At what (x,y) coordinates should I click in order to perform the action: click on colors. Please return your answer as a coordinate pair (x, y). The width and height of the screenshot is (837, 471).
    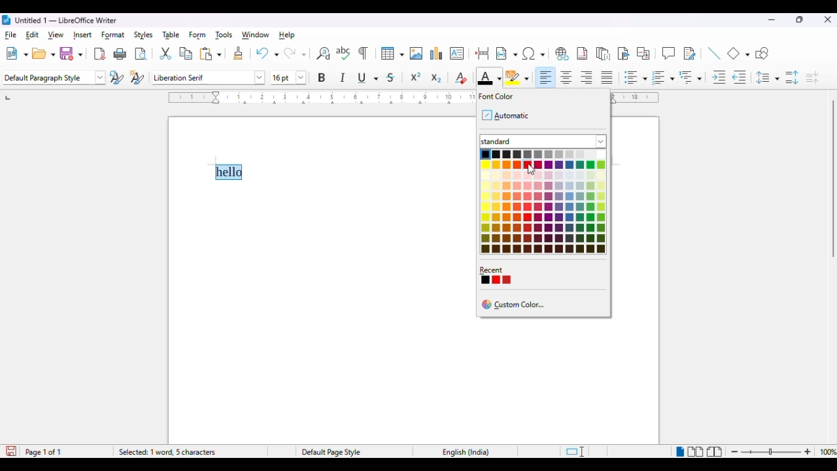
    Looking at the image, I should click on (544, 202).